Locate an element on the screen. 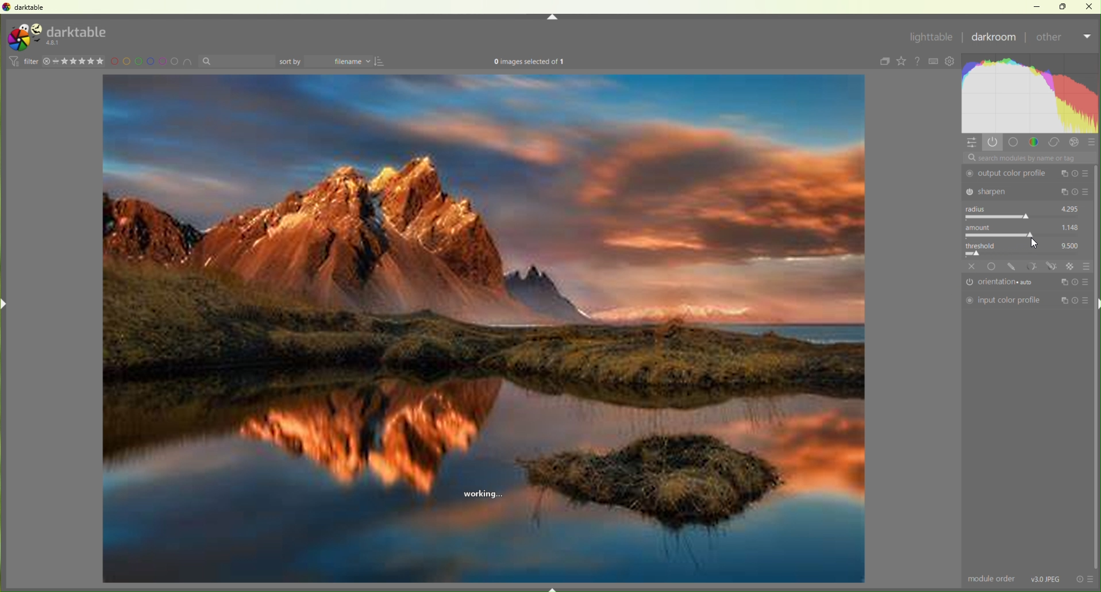  version is located at coordinates (55, 43).